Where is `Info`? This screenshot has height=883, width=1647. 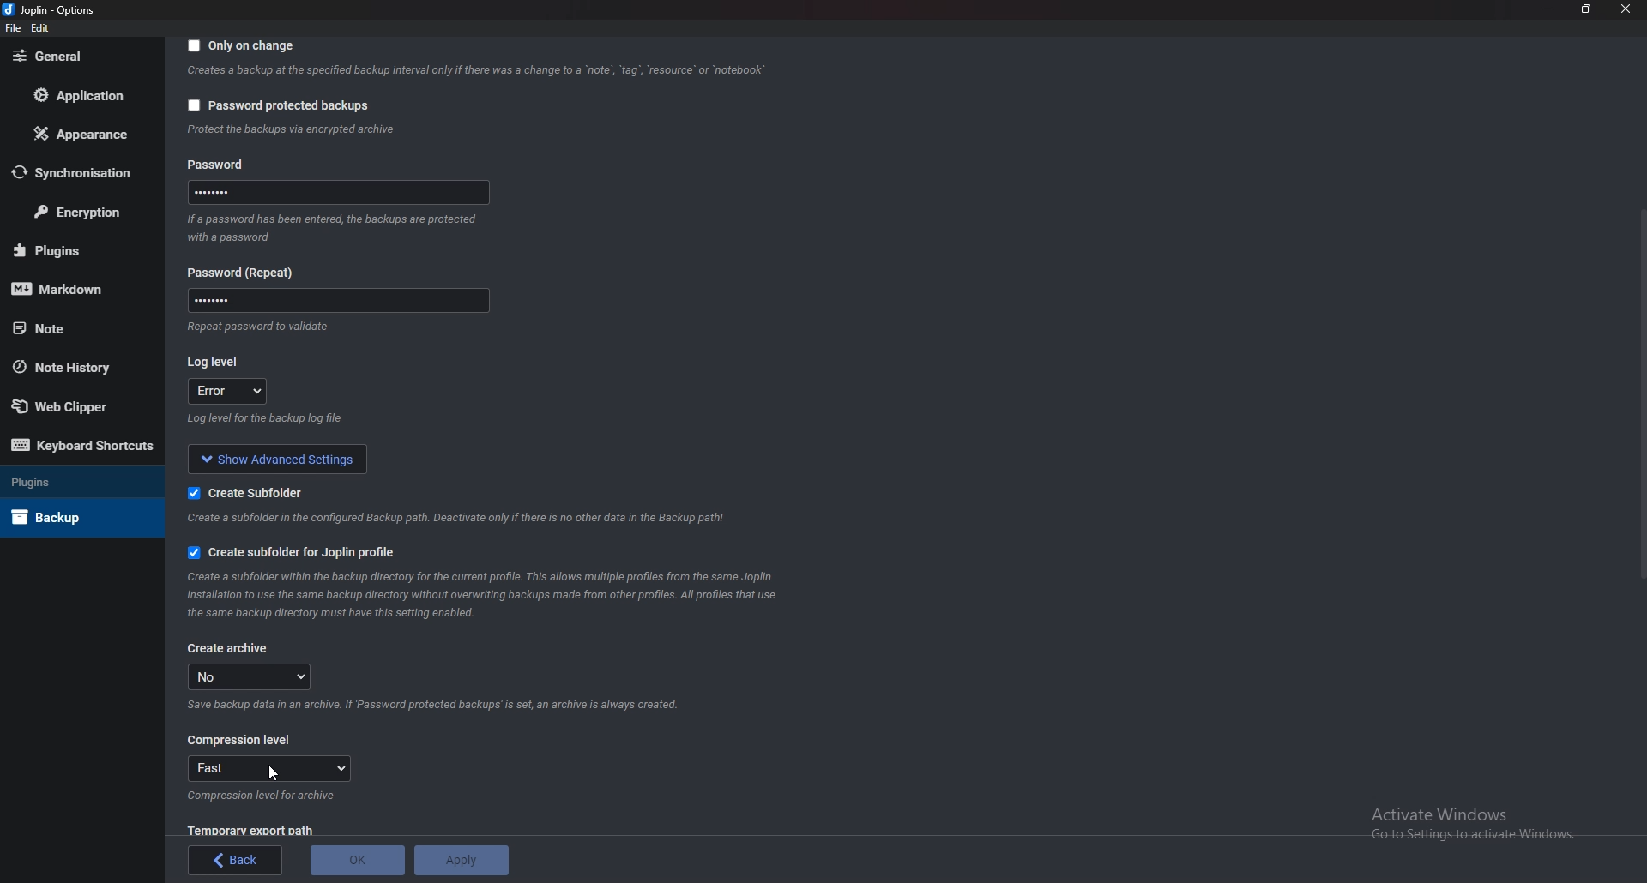 Info is located at coordinates (338, 227).